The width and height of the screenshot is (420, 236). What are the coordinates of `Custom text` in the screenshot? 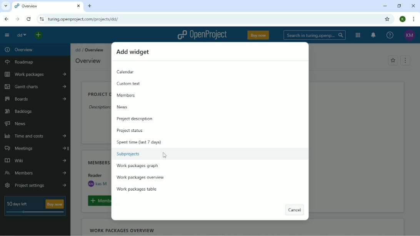 It's located at (130, 84).